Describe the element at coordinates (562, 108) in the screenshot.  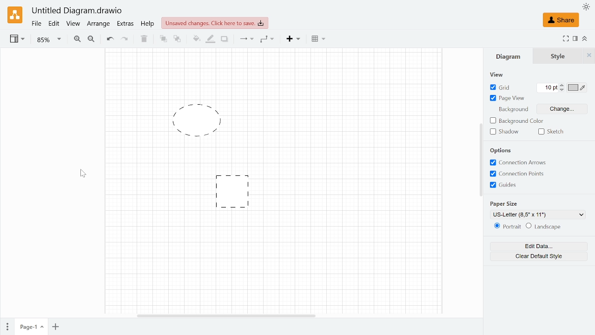
I see `Change` at that location.